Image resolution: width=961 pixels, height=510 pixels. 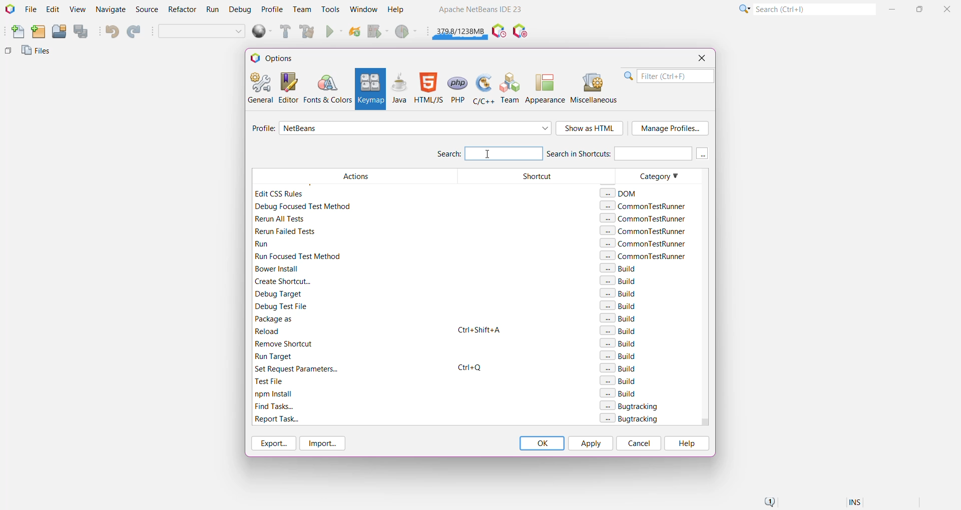 I want to click on Options, so click(x=276, y=57).